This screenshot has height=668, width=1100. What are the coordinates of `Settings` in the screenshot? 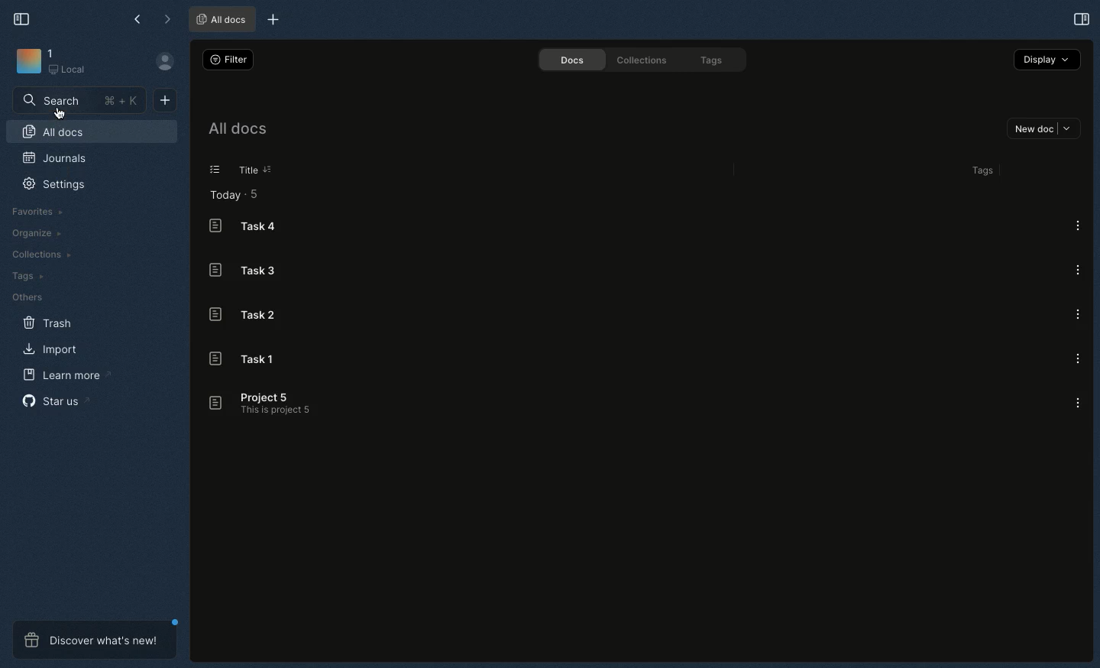 It's located at (56, 185).